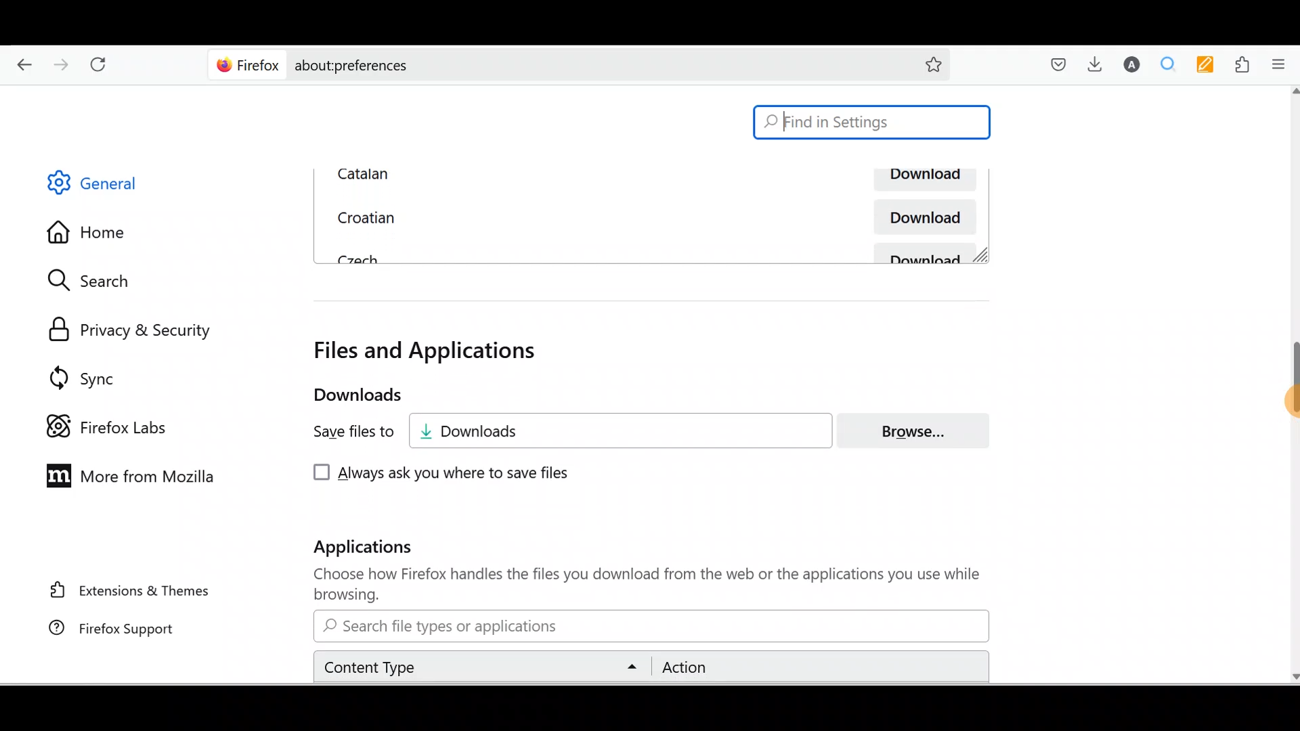  Describe the element at coordinates (438, 474) in the screenshot. I see `Always ask you where to save files` at that location.